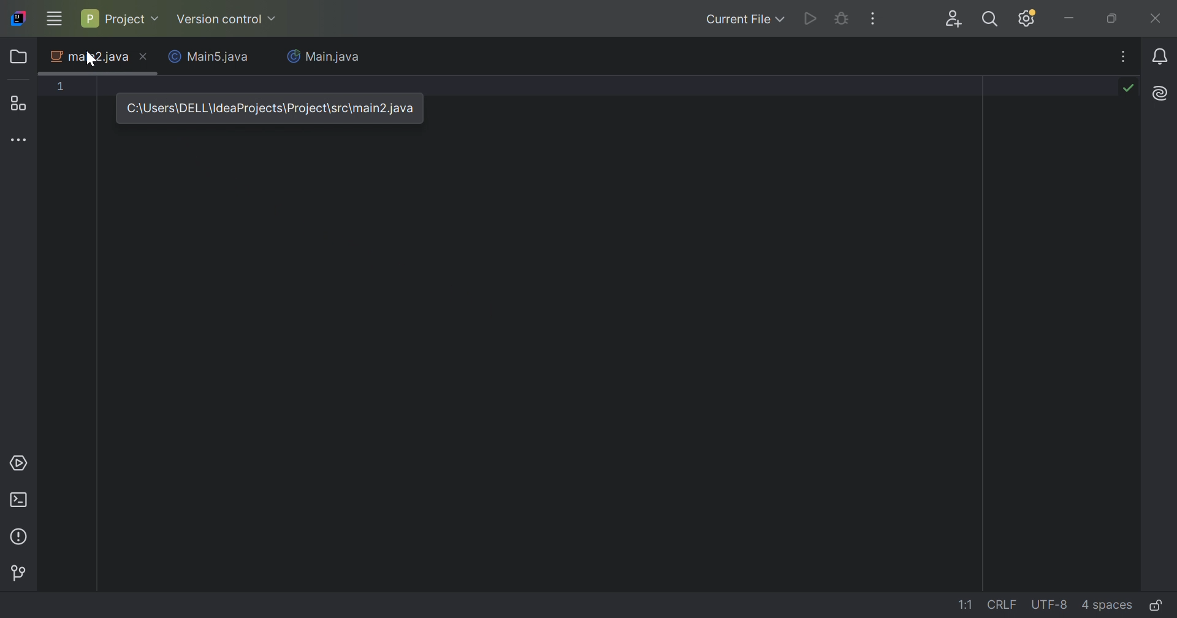 The image size is (1177, 618). What do you see at coordinates (21, 537) in the screenshot?
I see `Problems` at bounding box center [21, 537].